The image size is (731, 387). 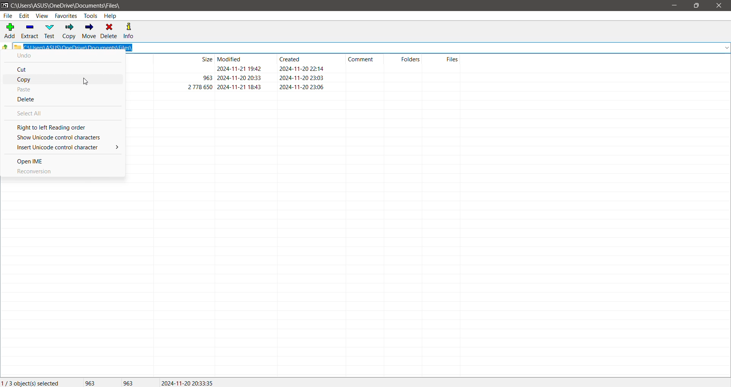 I want to click on Size of the last file(s) selected, so click(x=129, y=382).